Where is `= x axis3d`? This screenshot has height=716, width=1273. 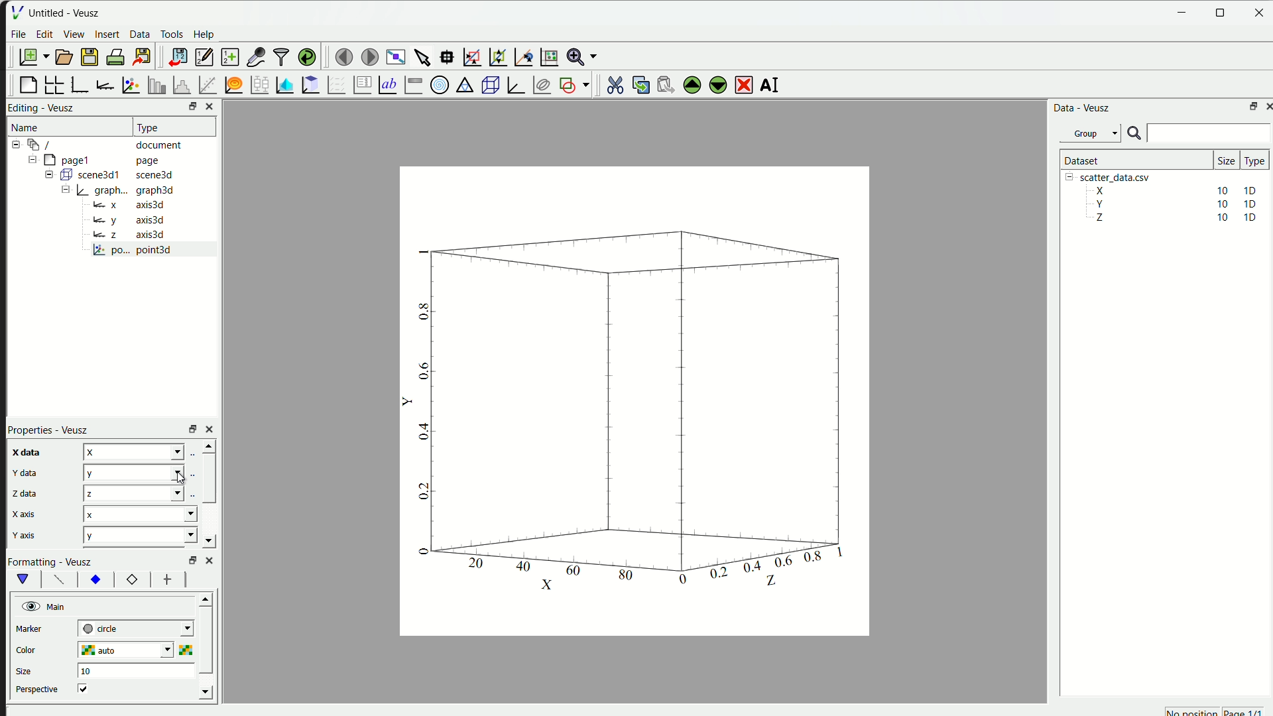 = x axis3d is located at coordinates (135, 204).